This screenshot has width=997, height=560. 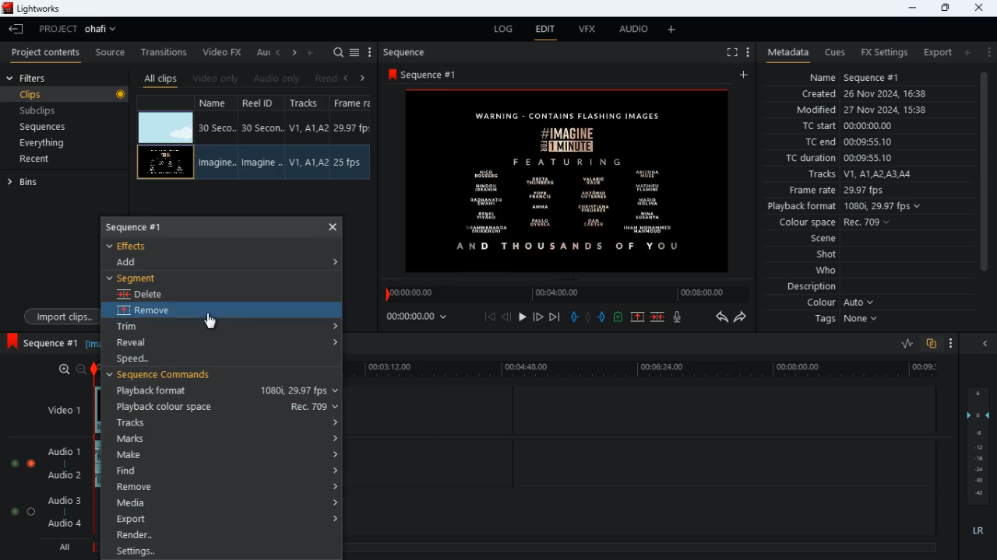 I want to click on backwards, so click(x=720, y=317).